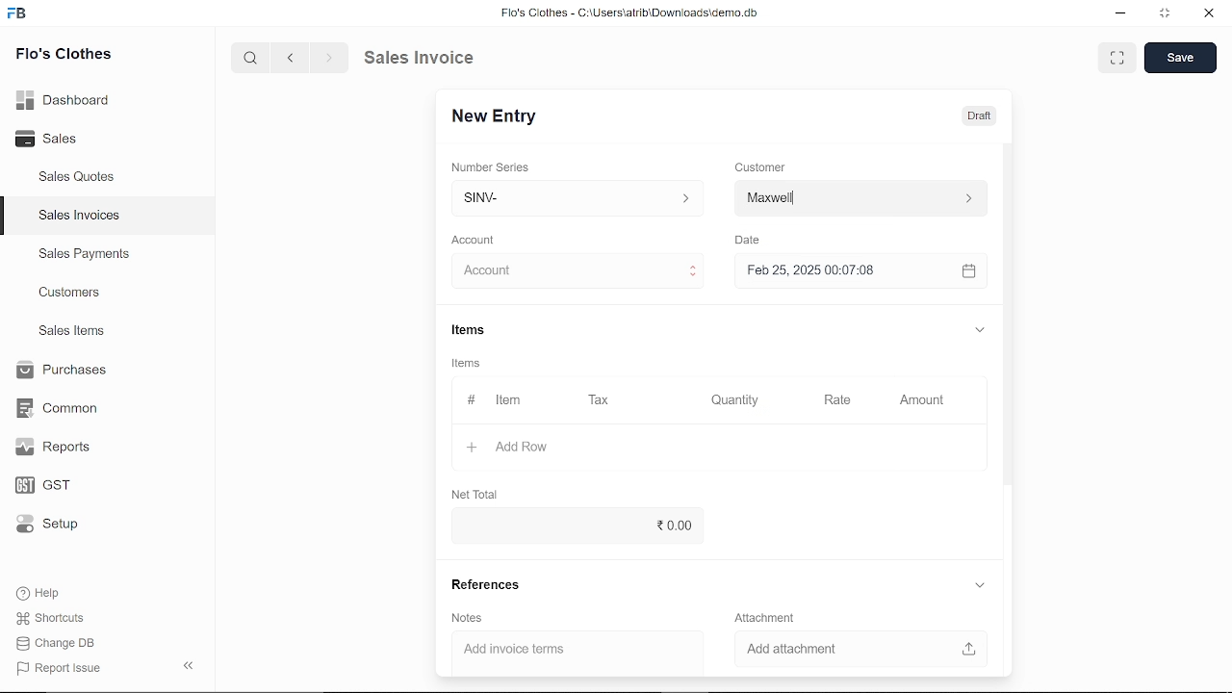  Describe the element at coordinates (1207, 13) in the screenshot. I see `close` at that location.